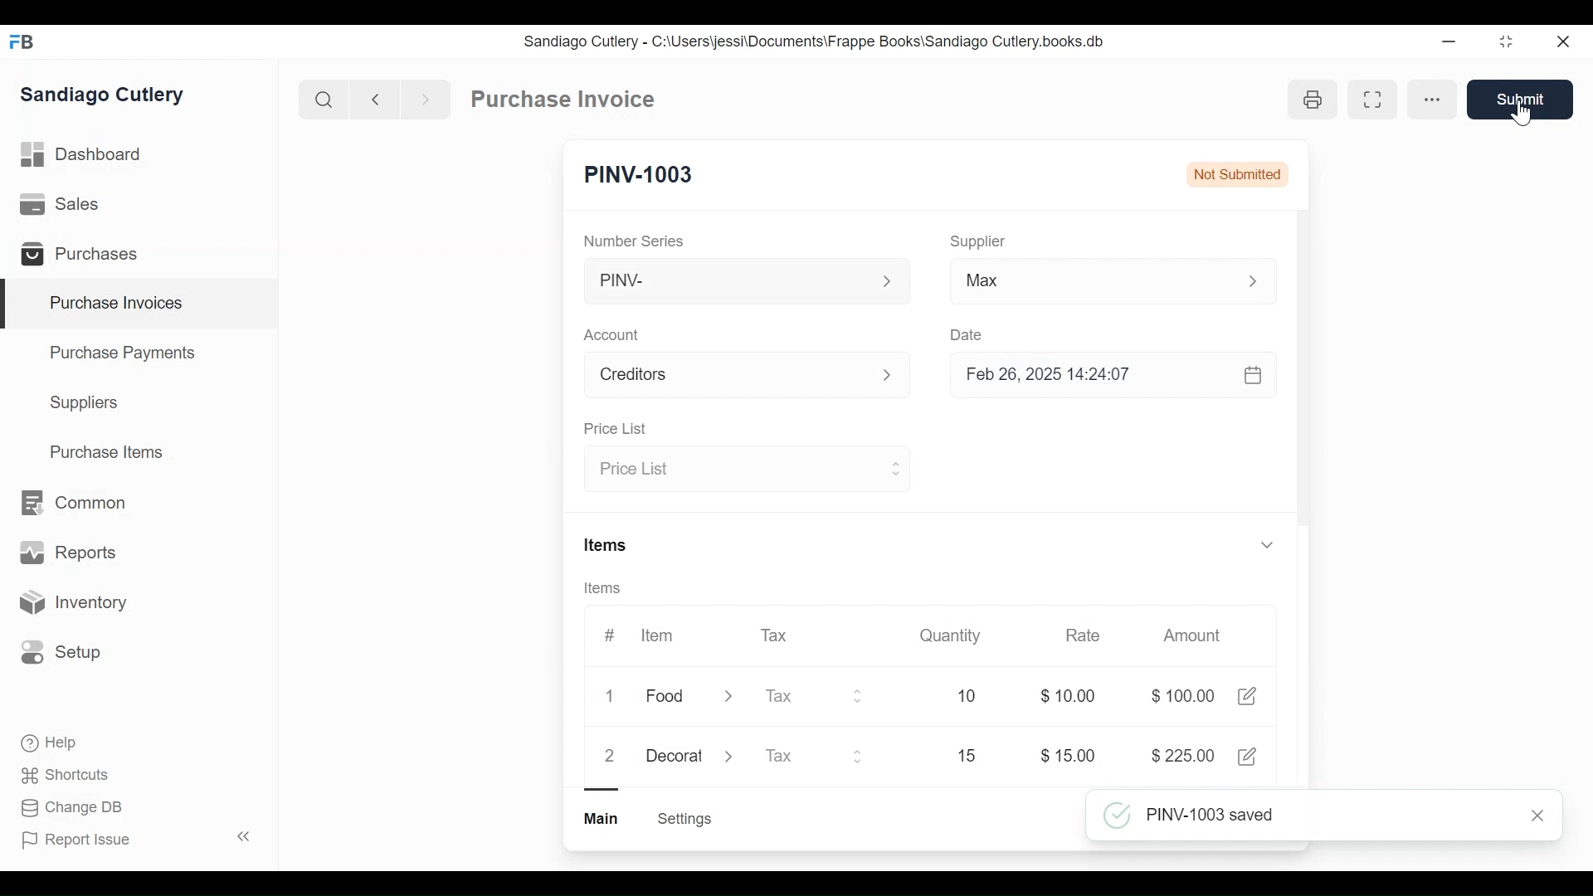 The image size is (1593, 896). Describe the element at coordinates (1520, 100) in the screenshot. I see `Save` at that location.